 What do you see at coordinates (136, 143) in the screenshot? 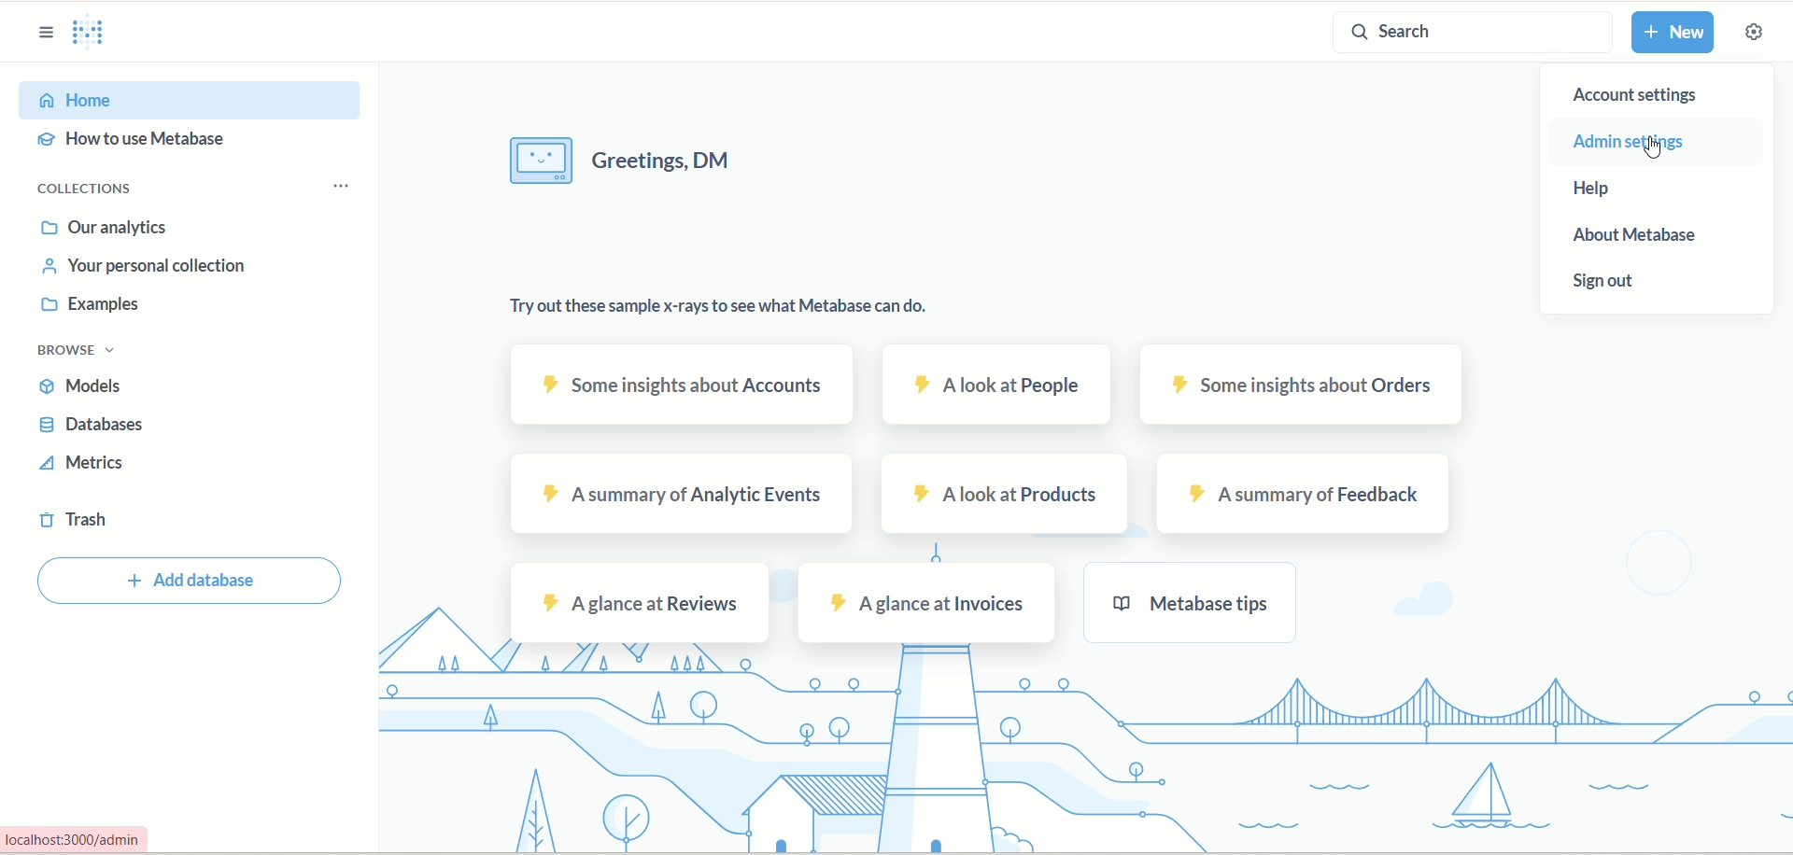
I see `how to use metabase` at bounding box center [136, 143].